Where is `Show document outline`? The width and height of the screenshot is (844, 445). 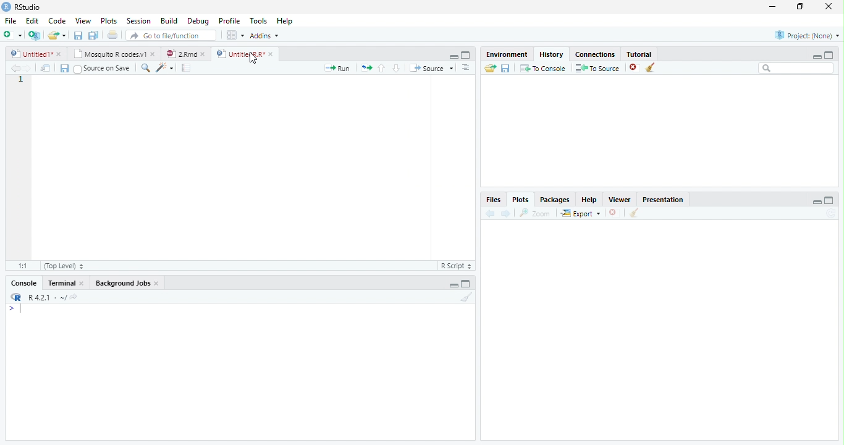 Show document outline is located at coordinates (466, 67).